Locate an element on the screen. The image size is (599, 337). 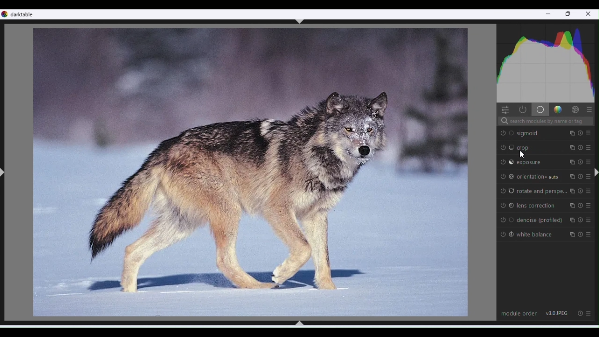
Dark table is located at coordinates (24, 14).